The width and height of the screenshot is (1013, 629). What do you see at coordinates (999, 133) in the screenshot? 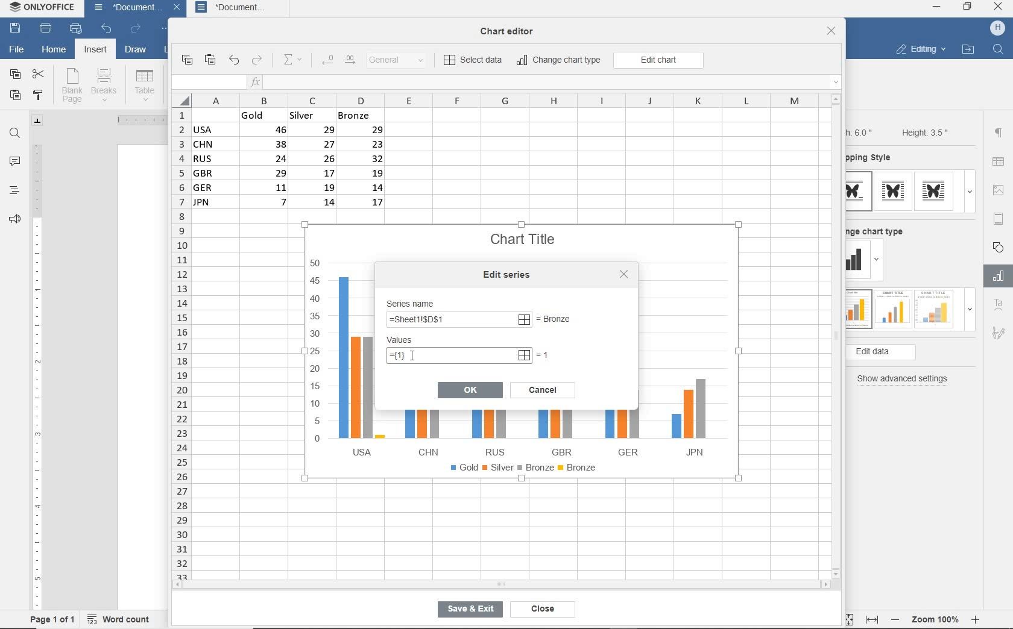
I see `paragraph settings` at bounding box center [999, 133].